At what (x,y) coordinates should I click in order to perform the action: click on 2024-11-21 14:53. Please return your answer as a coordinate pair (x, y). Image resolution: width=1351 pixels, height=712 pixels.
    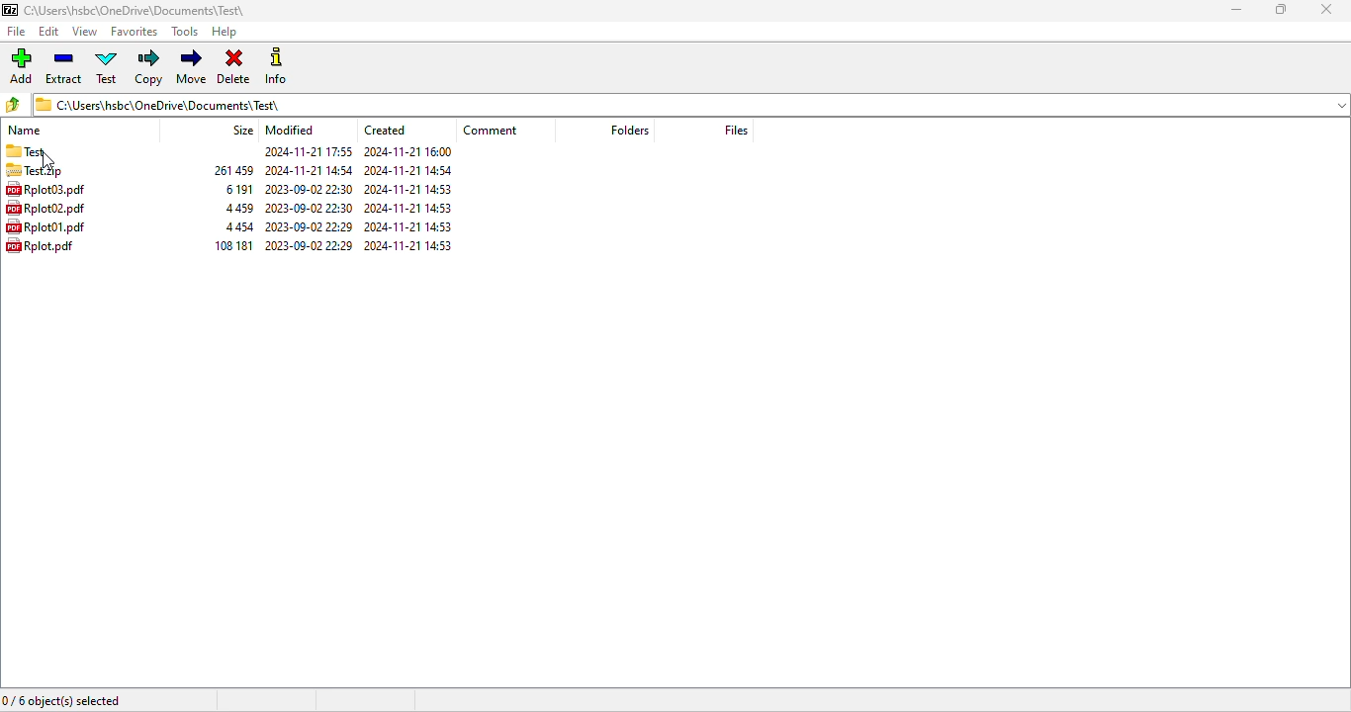
    Looking at the image, I should click on (413, 188).